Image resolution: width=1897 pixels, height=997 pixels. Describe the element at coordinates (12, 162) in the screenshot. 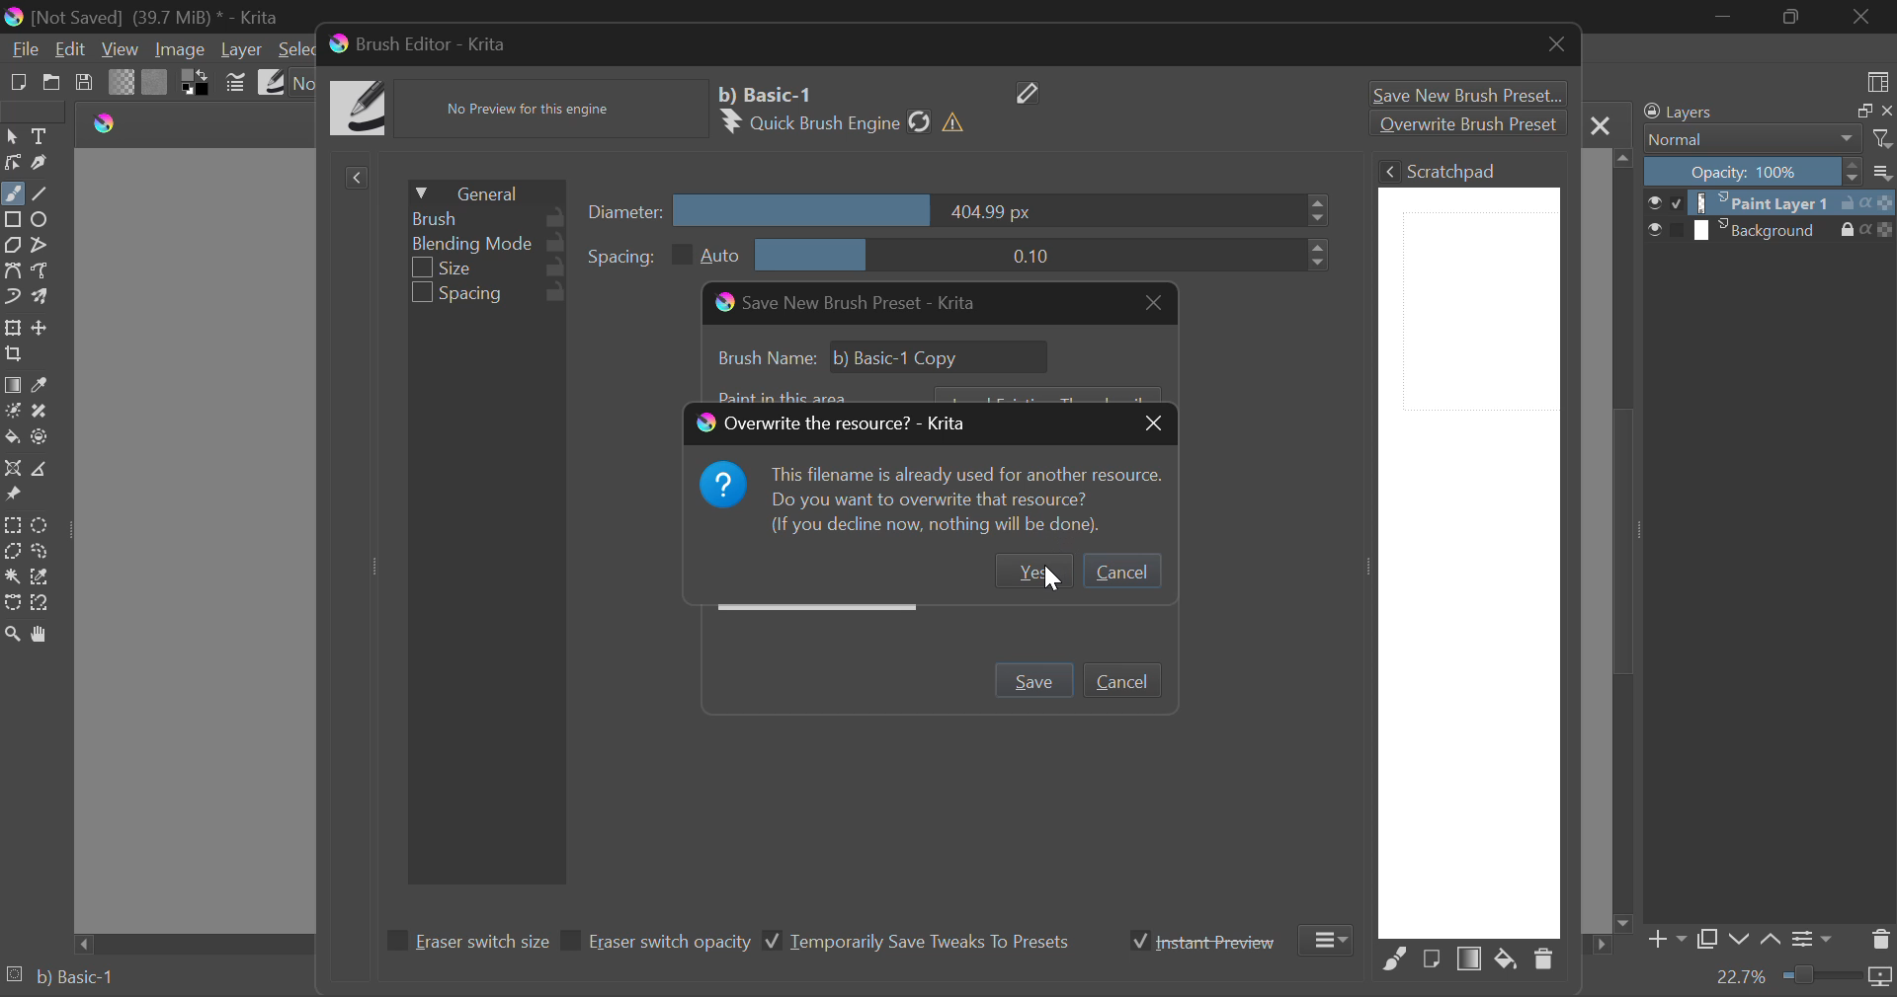

I see `Edit Shapes` at that location.